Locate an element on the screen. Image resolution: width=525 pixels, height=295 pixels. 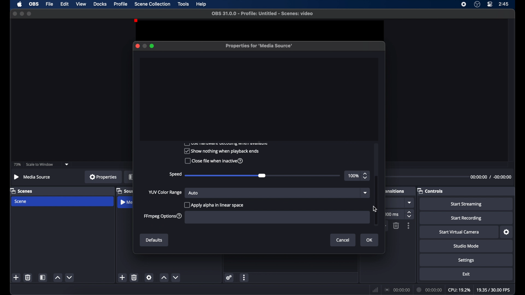
increment is located at coordinates (164, 278).